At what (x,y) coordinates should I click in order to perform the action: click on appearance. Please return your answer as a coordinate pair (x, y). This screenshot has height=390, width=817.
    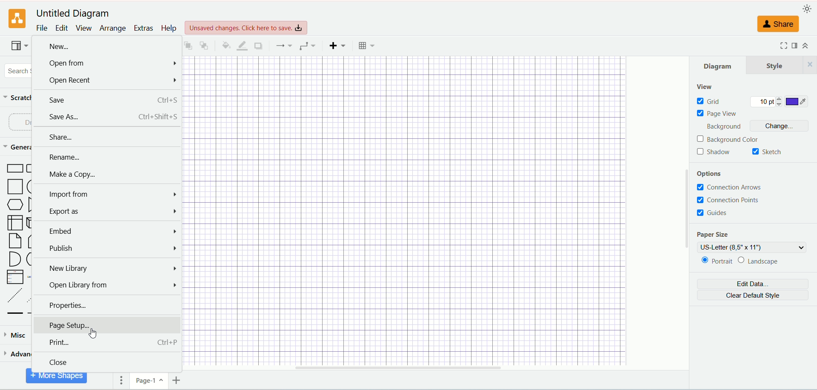
    Looking at the image, I should click on (808, 9).